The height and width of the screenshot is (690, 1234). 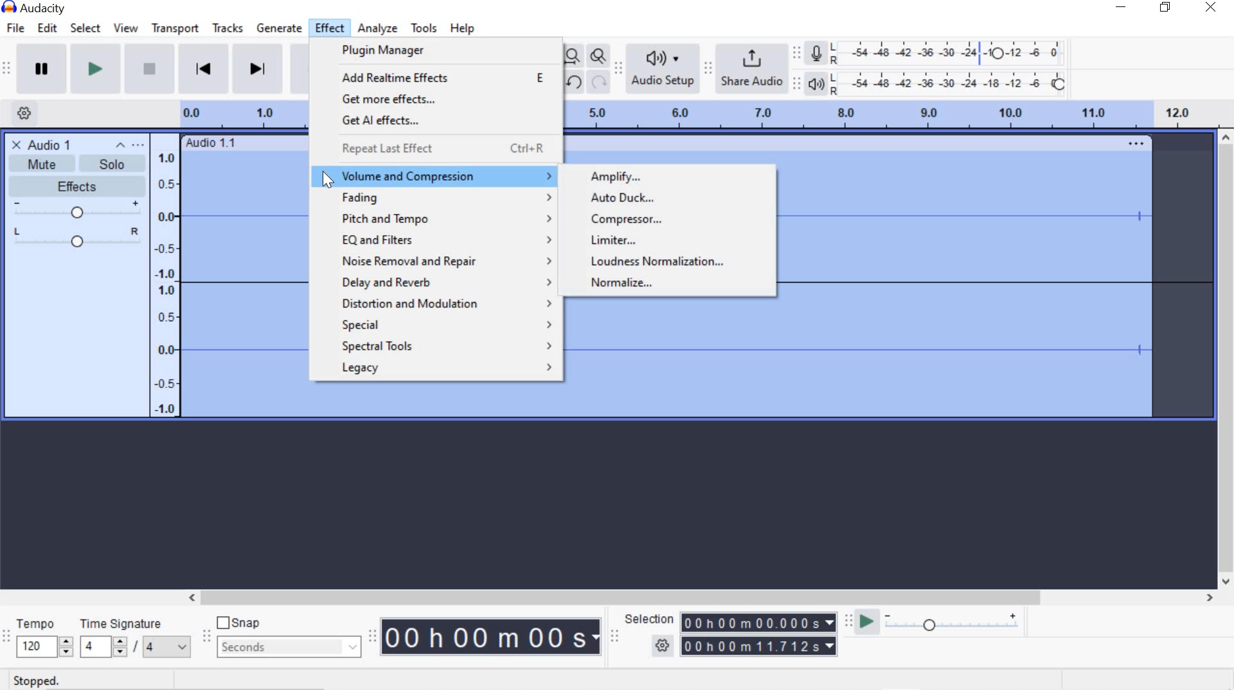 I want to click on TIME SIGNATURE, so click(x=134, y=638).